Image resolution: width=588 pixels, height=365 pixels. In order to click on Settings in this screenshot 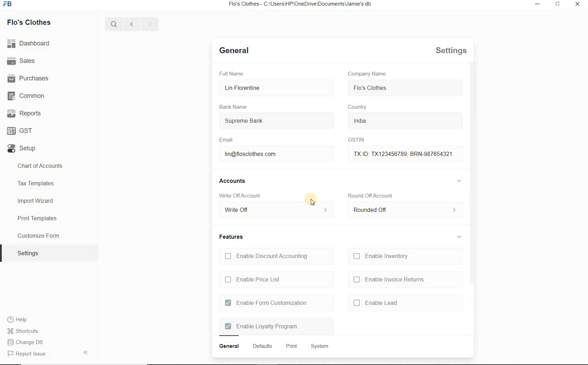, I will do `click(49, 253)`.